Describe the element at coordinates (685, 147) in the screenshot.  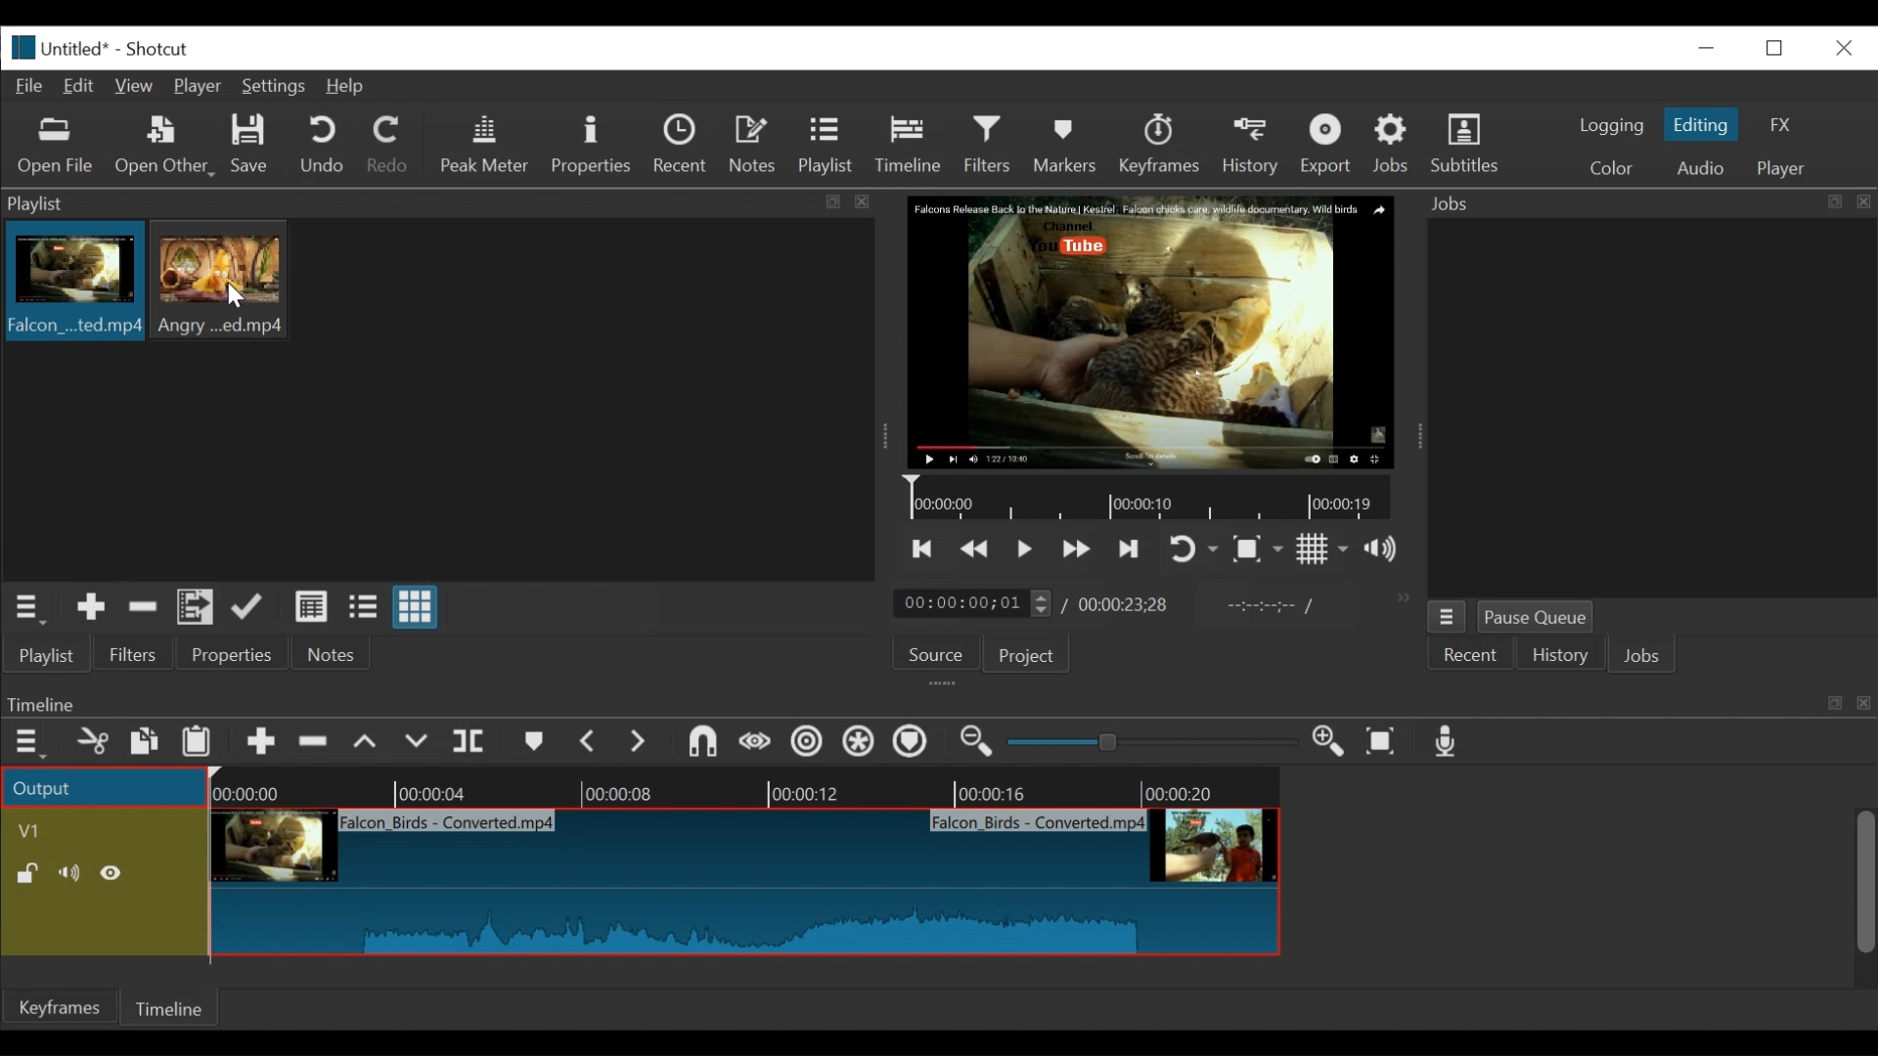
I see `Recent` at that location.